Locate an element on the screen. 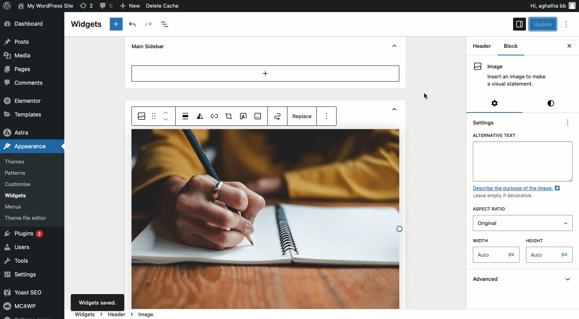 This screenshot has height=319, width=579. Move up down is located at coordinates (166, 116).